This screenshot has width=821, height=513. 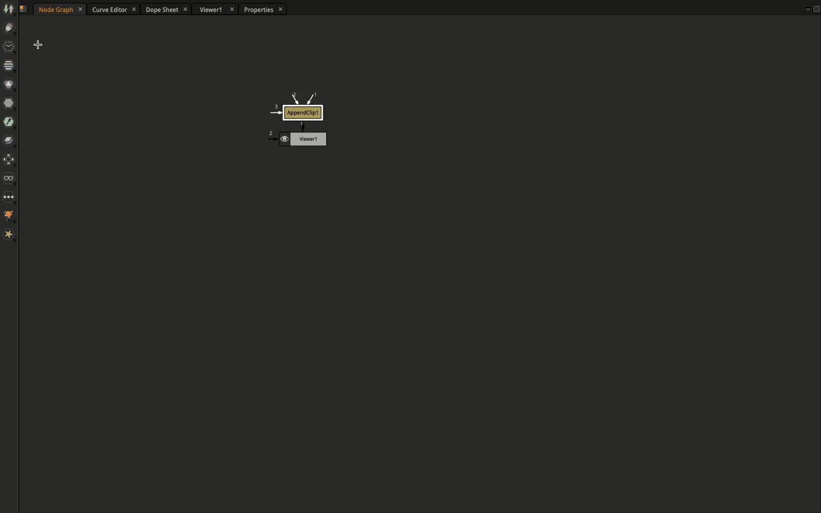 I want to click on Channel, so click(x=9, y=66).